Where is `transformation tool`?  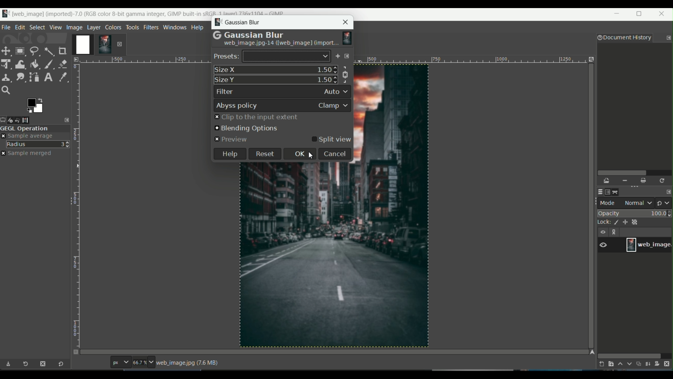 transformation tool is located at coordinates (20, 63).